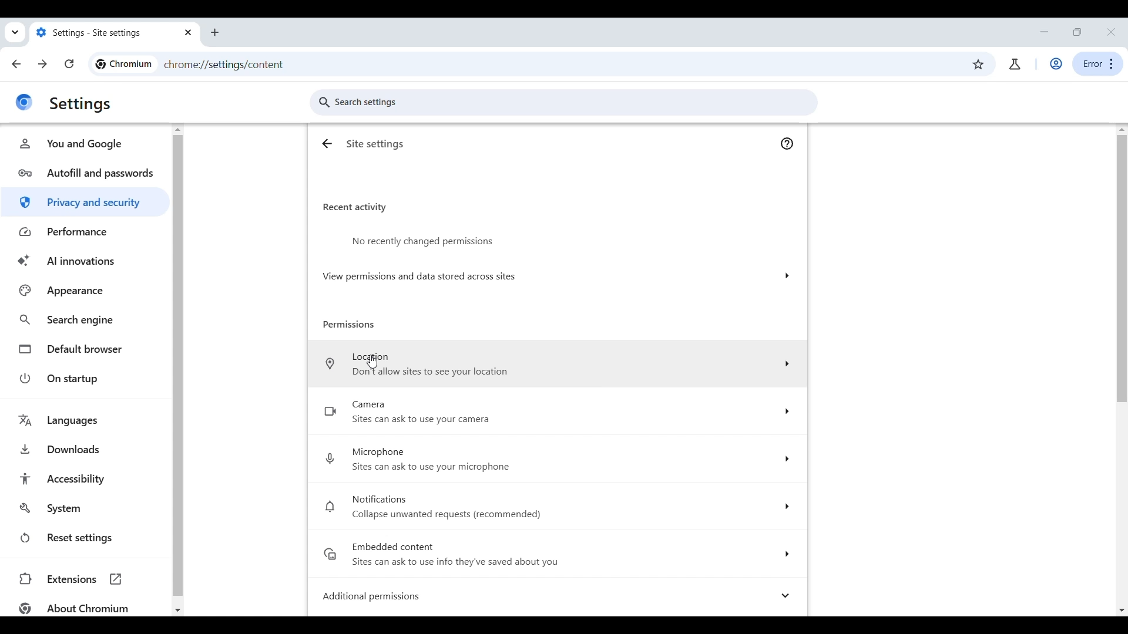 This screenshot has width=1128, height=634. I want to click on View permissions and data stored across sites, so click(557, 275).